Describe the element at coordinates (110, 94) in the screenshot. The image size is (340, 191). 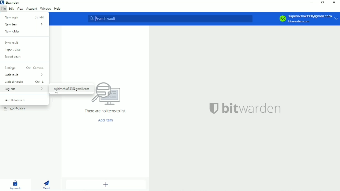
I see `computer icon` at that location.